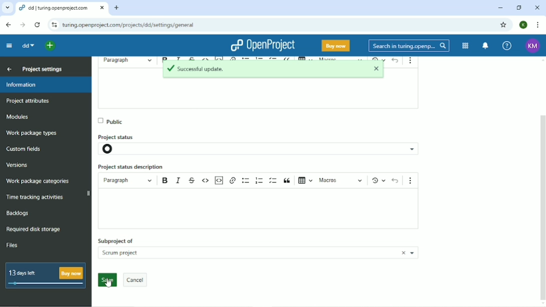 This screenshot has width=546, height=307. What do you see at coordinates (263, 209) in the screenshot?
I see `text boc` at bounding box center [263, 209].